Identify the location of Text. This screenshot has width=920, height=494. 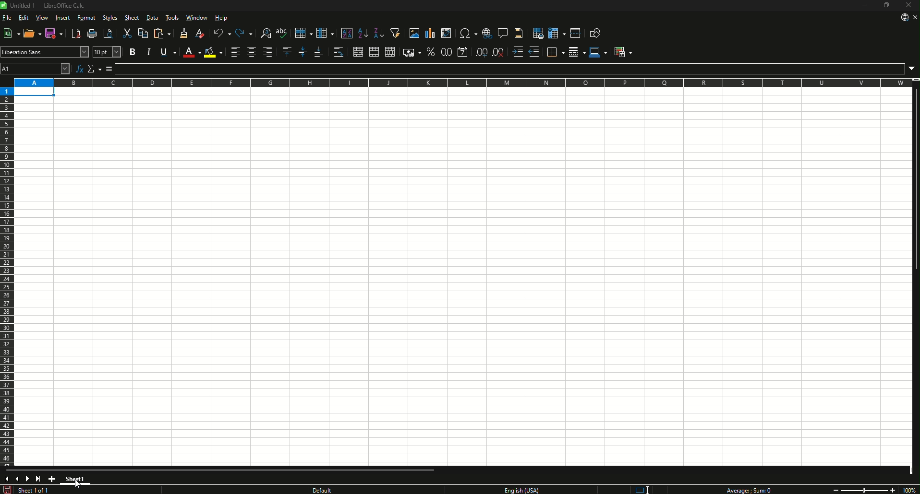
(353, 489).